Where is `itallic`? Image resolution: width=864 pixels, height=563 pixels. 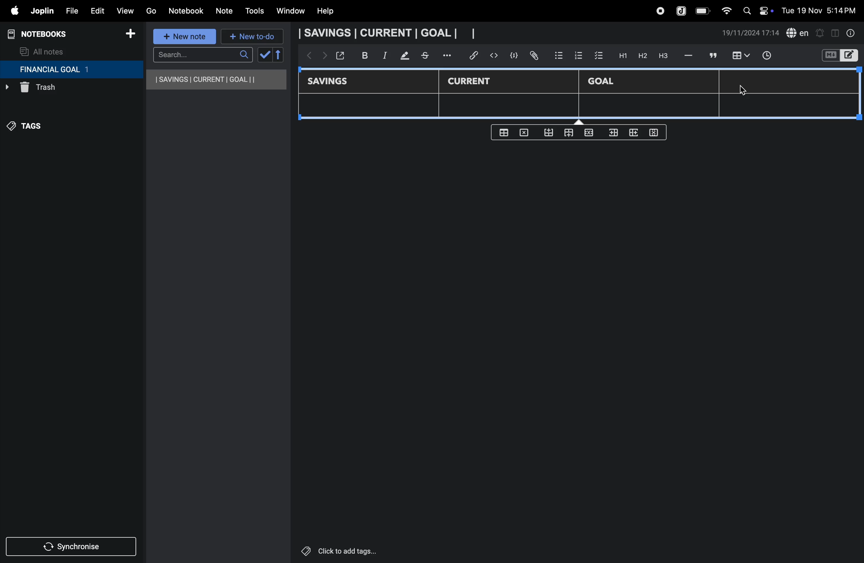 itallic is located at coordinates (385, 57).